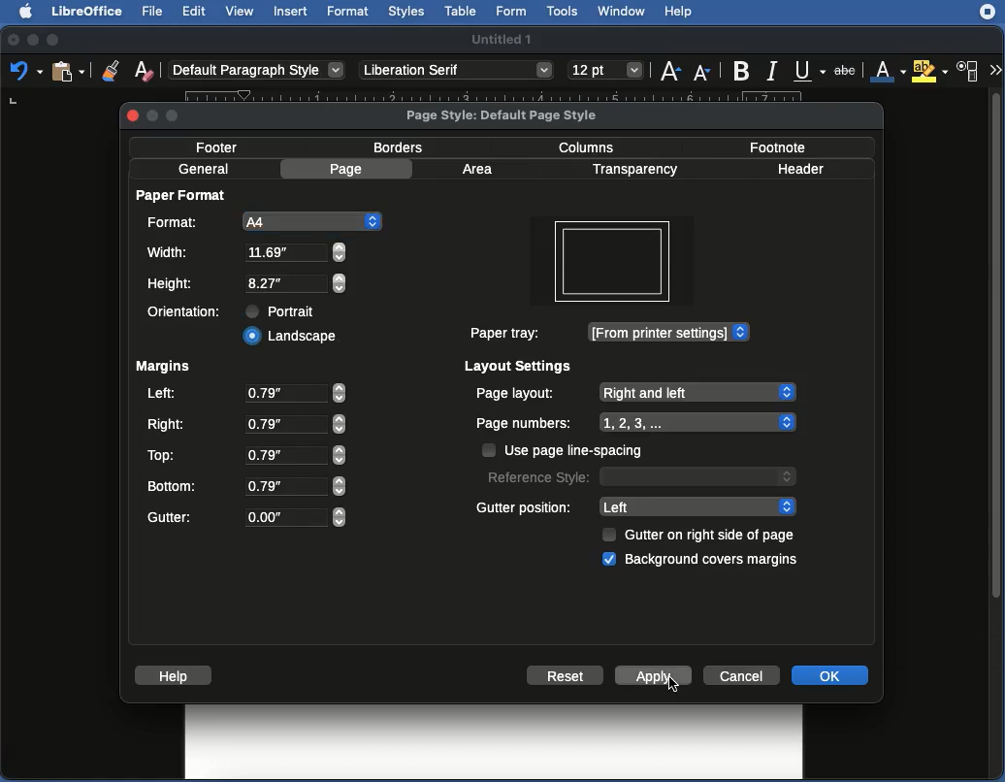  What do you see at coordinates (609, 535) in the screenshot?
I see `checkbox` at bounding box center [609, 535].